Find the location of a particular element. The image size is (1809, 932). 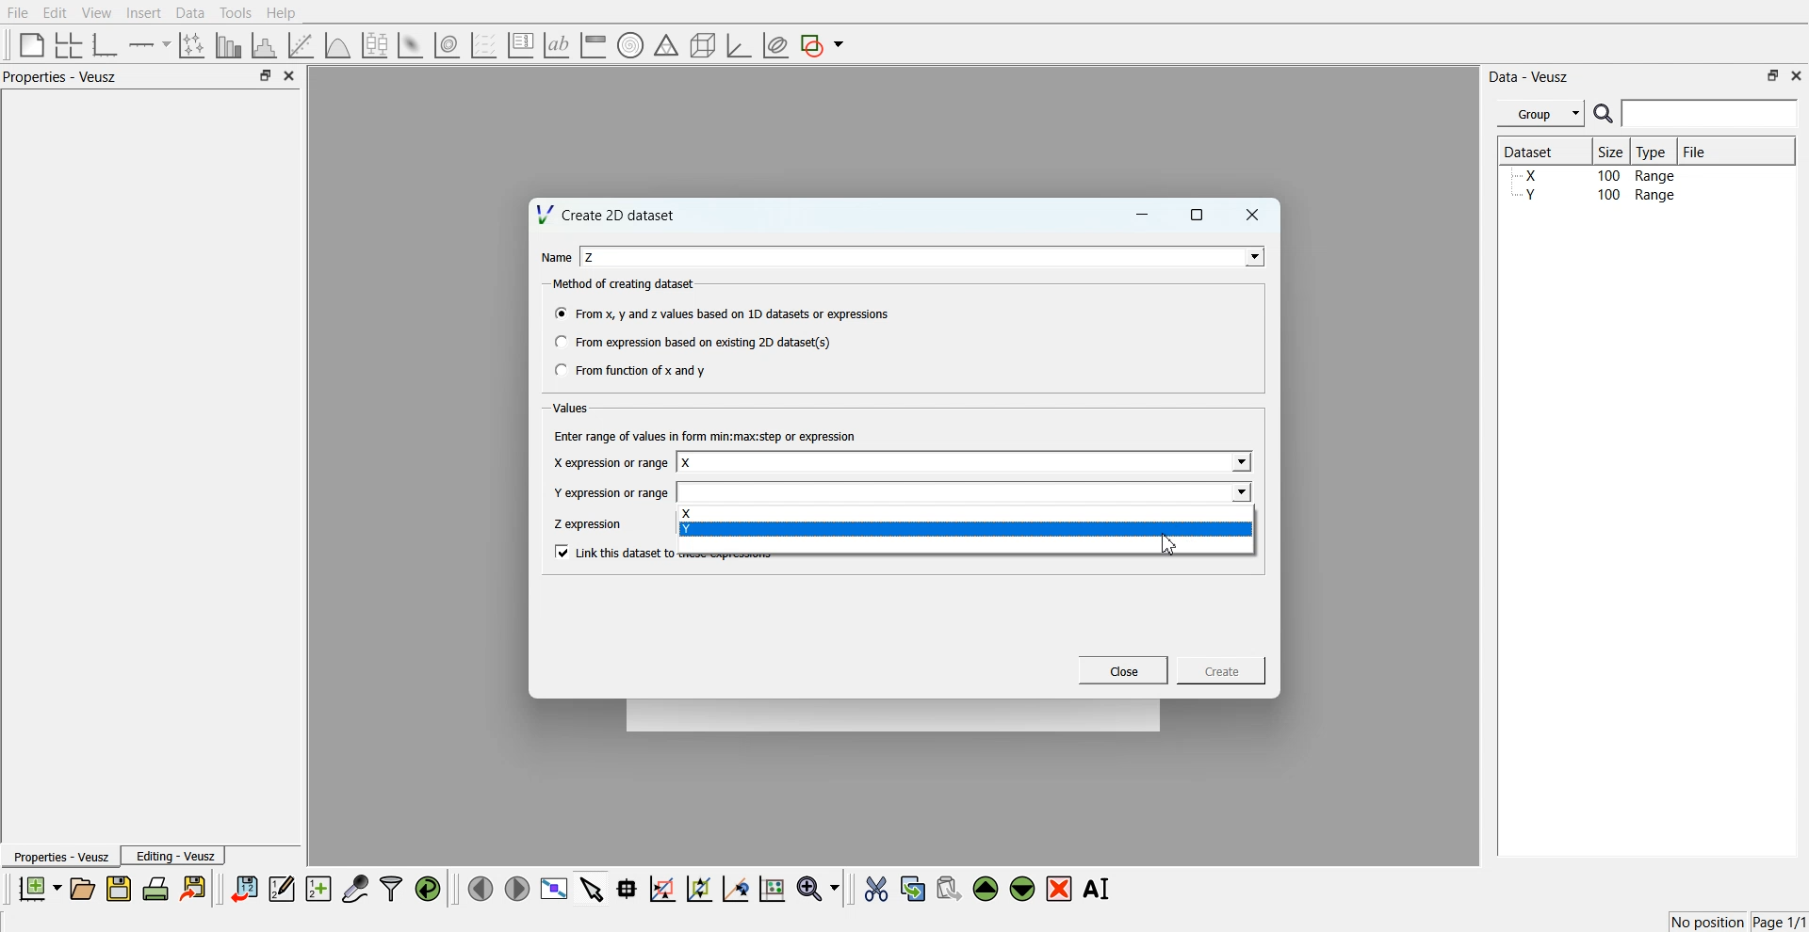

Save the document is located at coordinates (119, 888).